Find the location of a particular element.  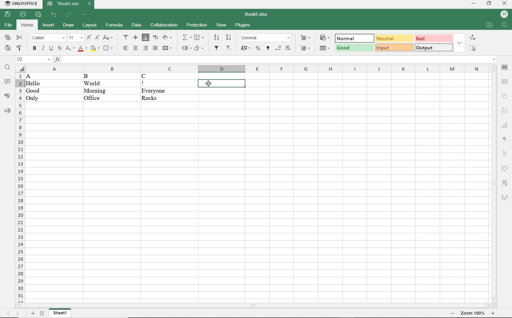

LAYOUT is located at coordinates (91, 25).